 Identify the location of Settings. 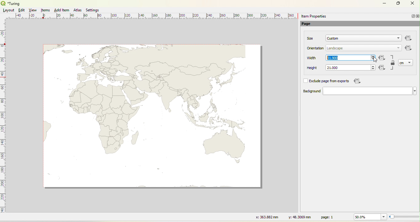
(93, 10).